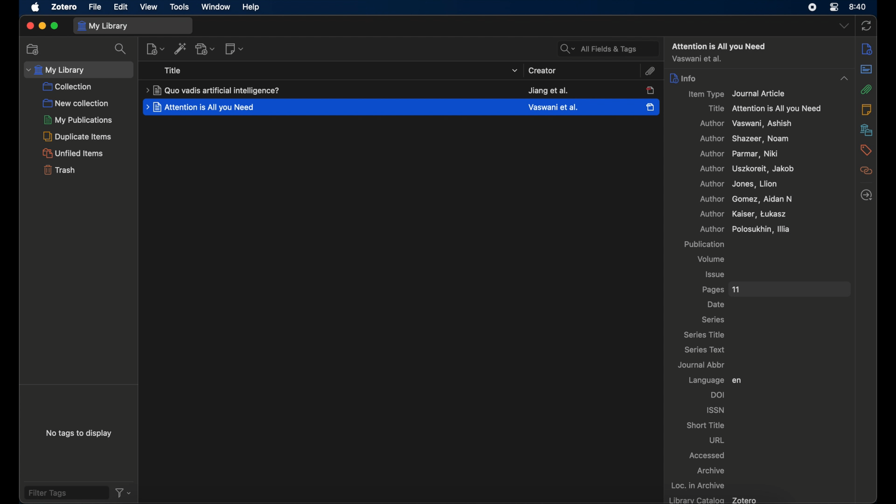 The height and width of the screenshot is (504, 896). Describe the element at coordinates (252, 7) in the screenshot. I see `help` at that location.